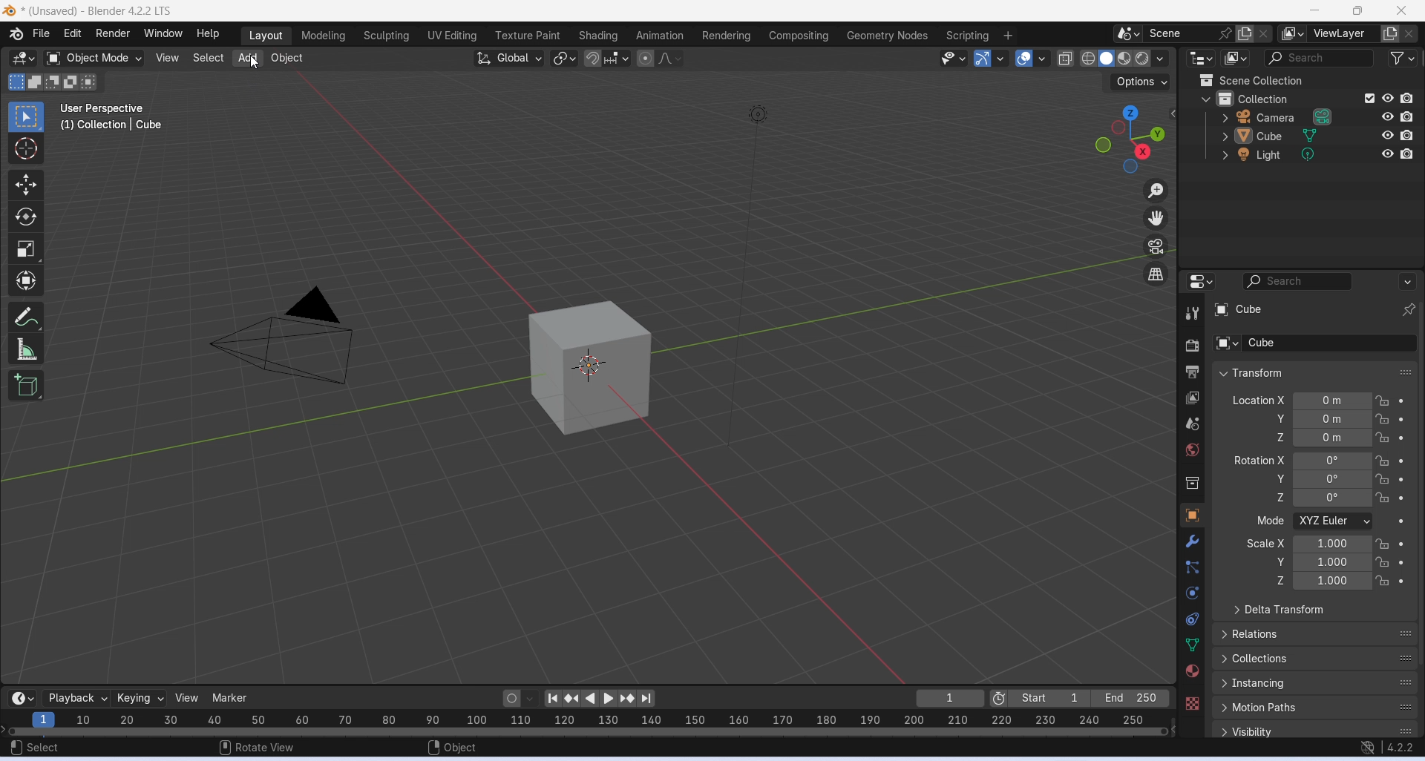 This screenshot has height=761, width=1425. What do you see at coordinates (1271, 478) in the screenshot?
I see `y` at bounding box center [1271, 478].